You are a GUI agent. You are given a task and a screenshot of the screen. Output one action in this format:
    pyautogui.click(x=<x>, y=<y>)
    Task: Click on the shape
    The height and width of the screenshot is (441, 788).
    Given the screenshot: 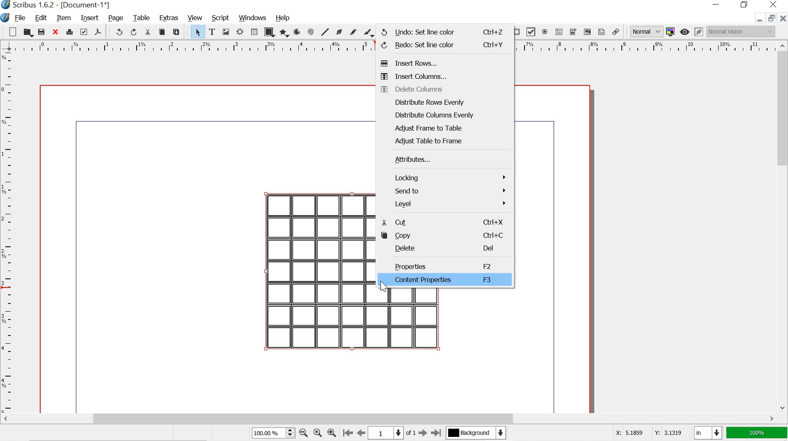 What is the action you would take?
    pyautogui.click(x=271, y=32)
    